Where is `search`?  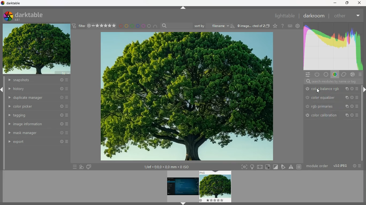 search is located at coordinates (176, 26).